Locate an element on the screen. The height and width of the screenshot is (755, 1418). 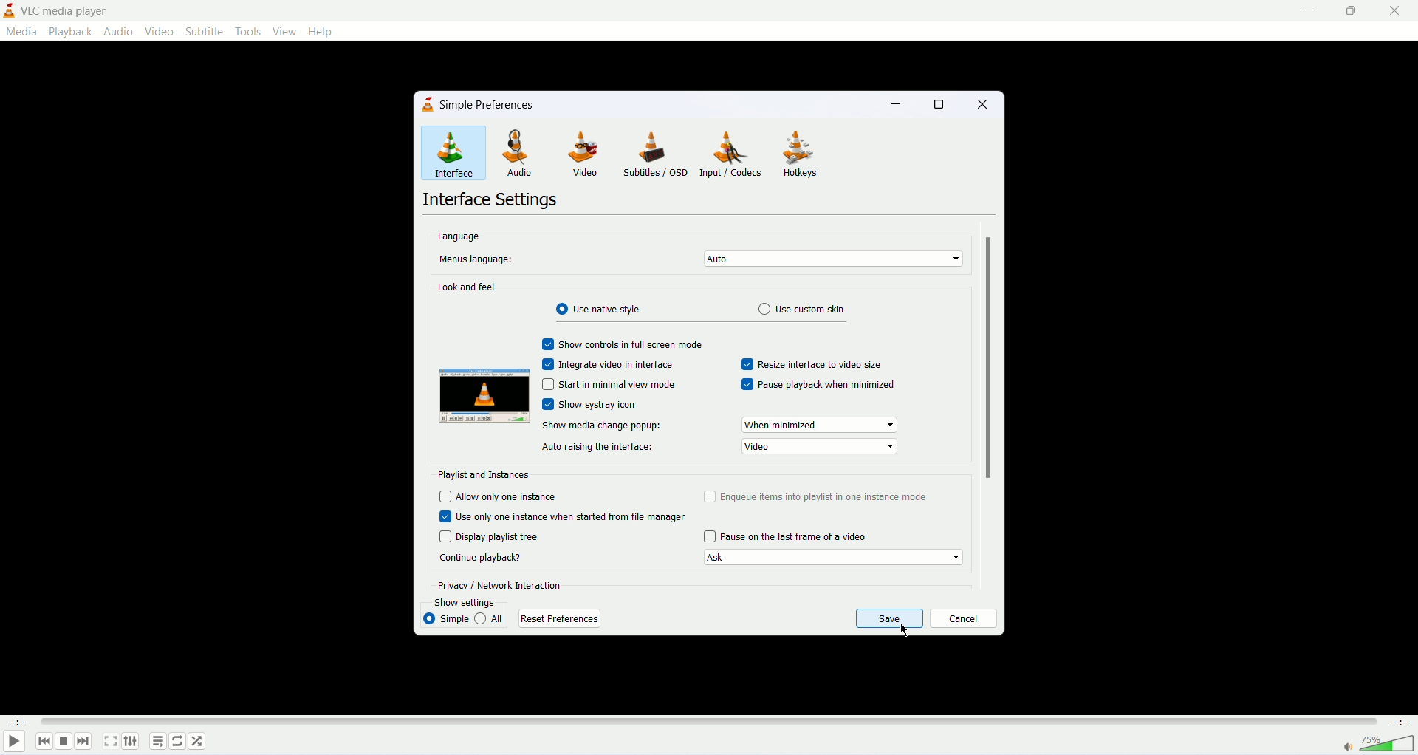
resize interface to video size is located at coordinates (829, 364).